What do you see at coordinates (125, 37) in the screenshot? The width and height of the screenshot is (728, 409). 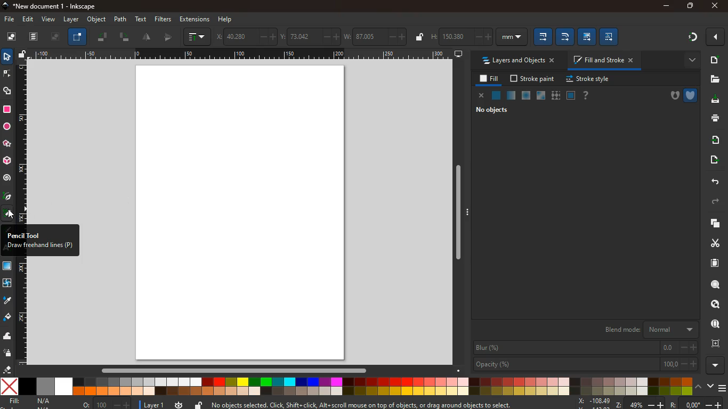 I see `tilt` at bounding box center [125, 37].